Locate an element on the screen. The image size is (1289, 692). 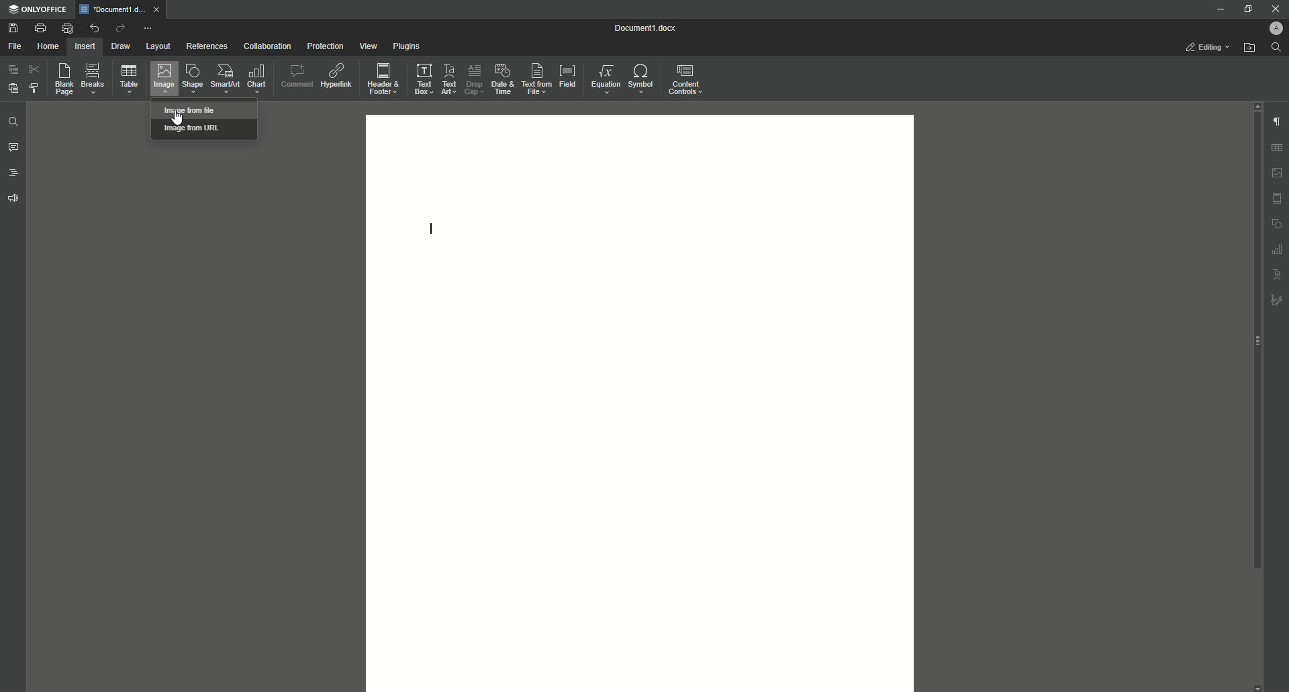
Quick Print is located at coordinates (66, 27).